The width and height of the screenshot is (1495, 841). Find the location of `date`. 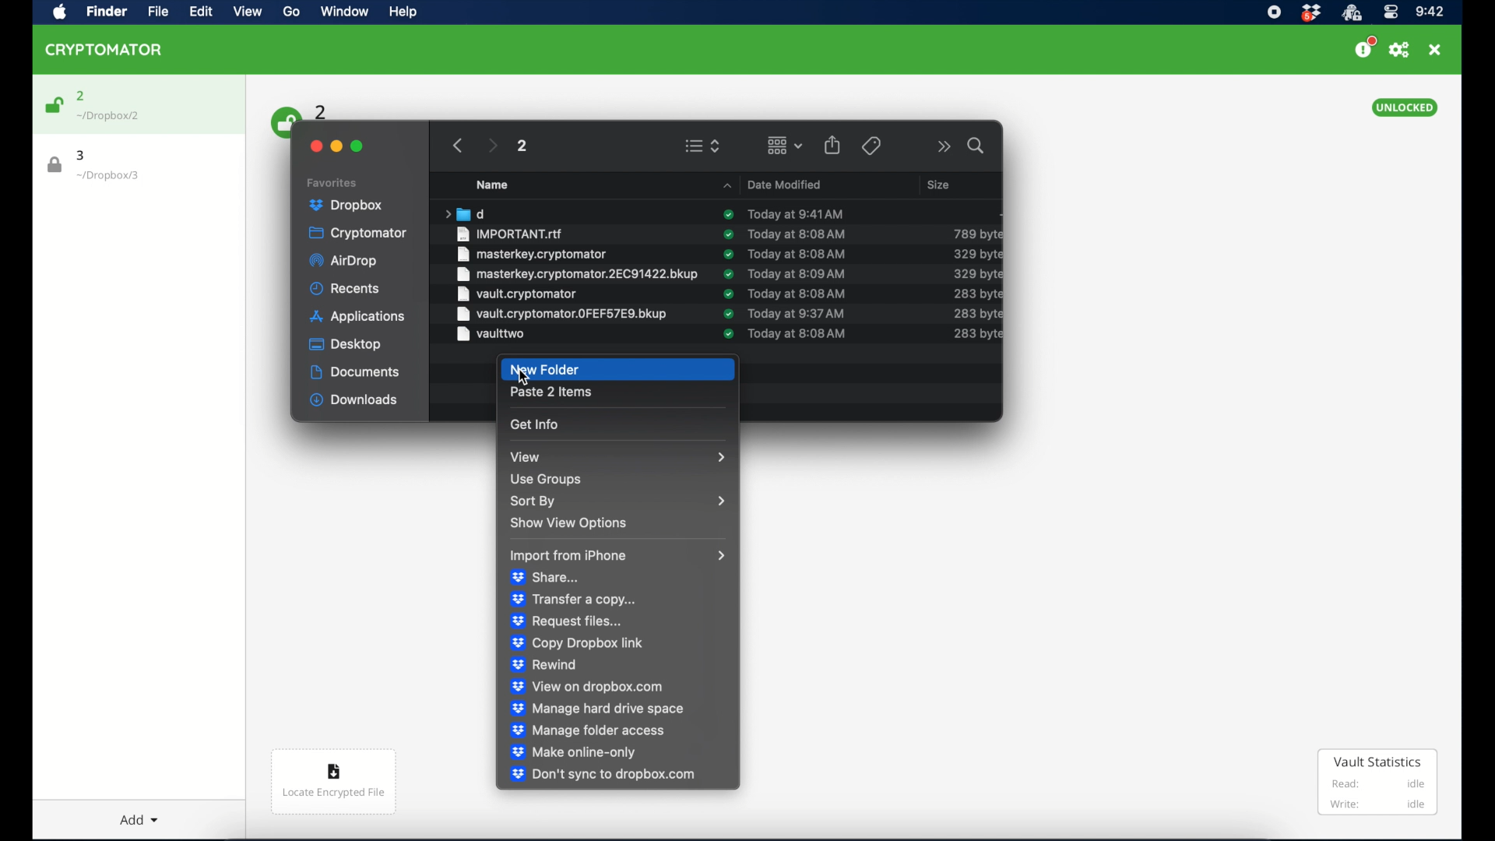

date is located at coordinates (797, 313).